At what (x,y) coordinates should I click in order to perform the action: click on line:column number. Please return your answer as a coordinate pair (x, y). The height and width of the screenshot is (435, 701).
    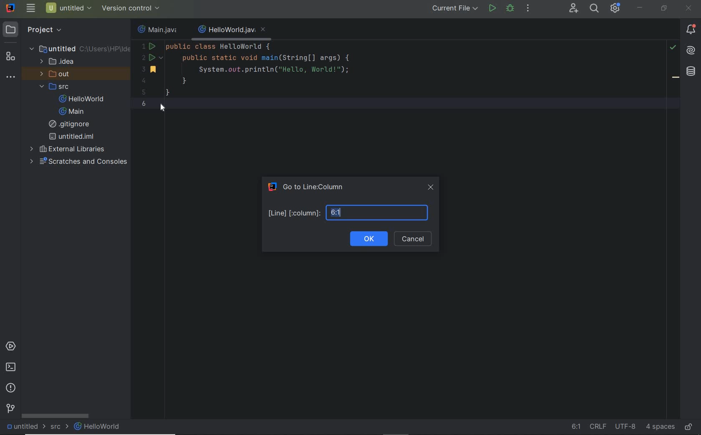
    Looking at the image, I should click on (349, 212).